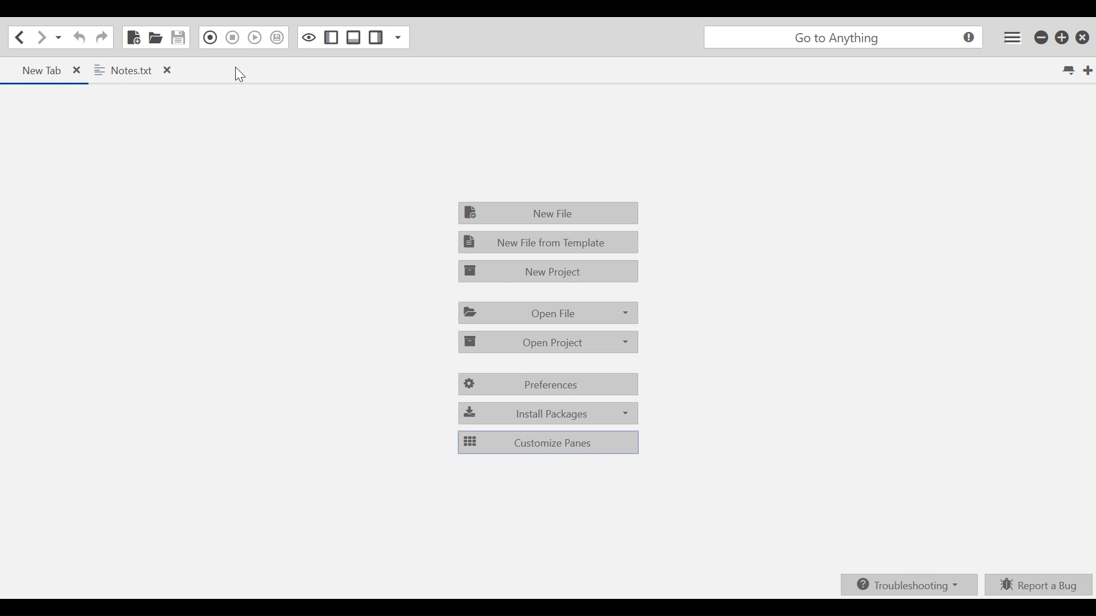 The width and height of the screenshot is (1096, 616). Describe the element at coordinates (1037, 583) in the screenshot. I see `Report a bug` at that location.